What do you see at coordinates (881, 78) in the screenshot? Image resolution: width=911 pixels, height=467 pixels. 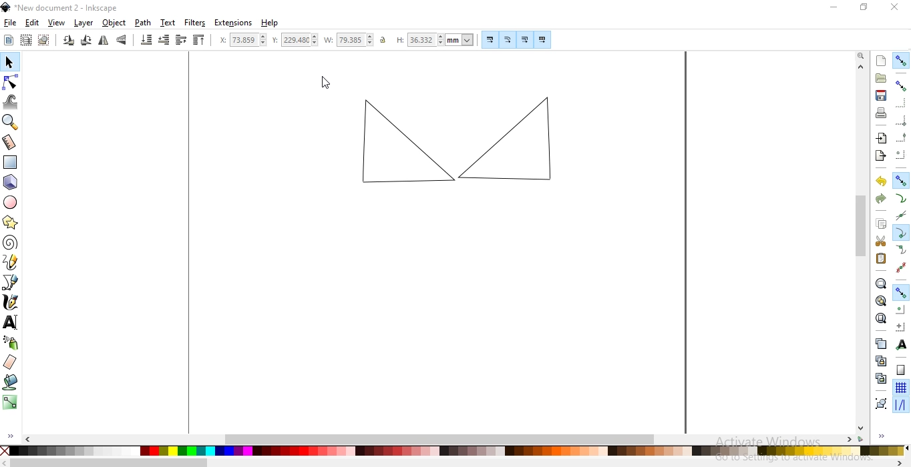 I see `open an existing document` at bounding box center [881, 78].